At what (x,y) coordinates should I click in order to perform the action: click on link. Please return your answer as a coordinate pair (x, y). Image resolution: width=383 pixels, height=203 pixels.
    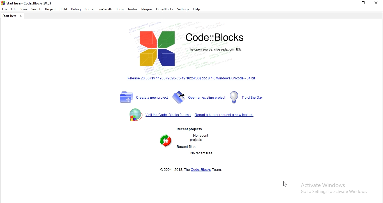
    Looking at the image, I should click on (168, 114).